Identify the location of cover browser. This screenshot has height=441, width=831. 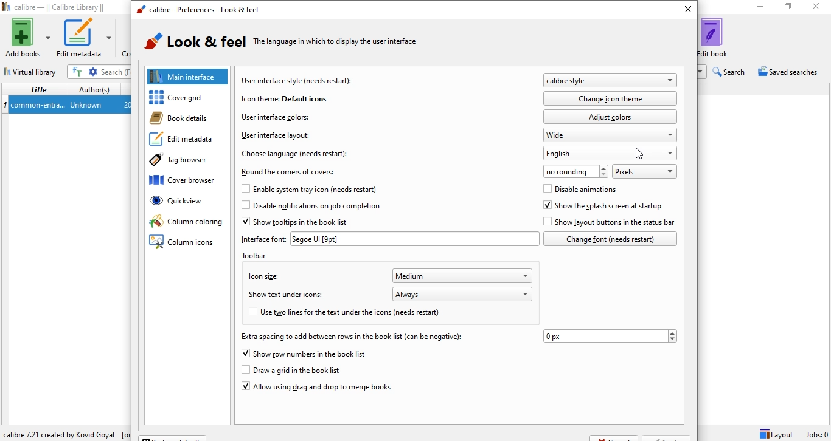
(188, 182).